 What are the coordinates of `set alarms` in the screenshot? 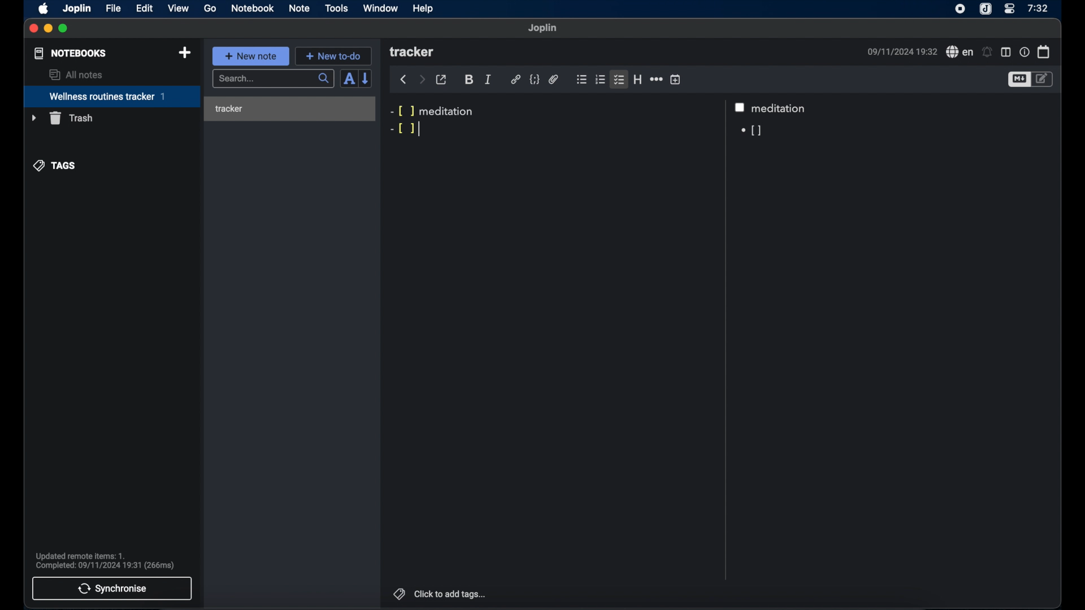 It's located at (987, 52).